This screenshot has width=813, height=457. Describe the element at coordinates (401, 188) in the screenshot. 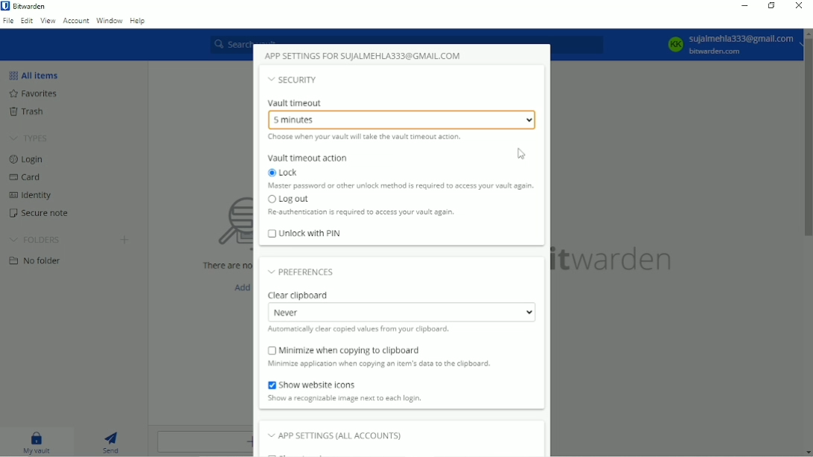

I see `Master password or other unlock method is required to unlock your vault again.` at that location.